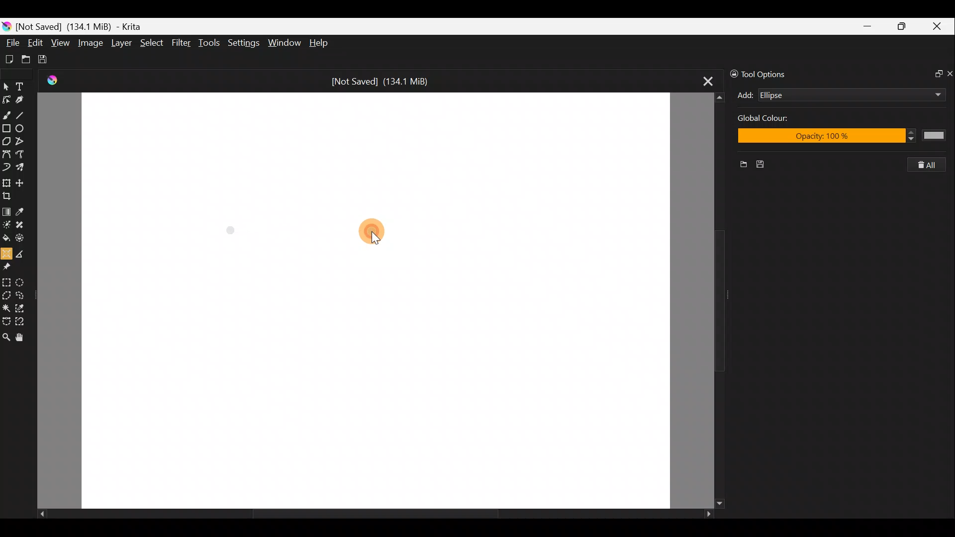 The image size is (955, 537). I want to click on Transform a layer/selection, so click(7, 181).